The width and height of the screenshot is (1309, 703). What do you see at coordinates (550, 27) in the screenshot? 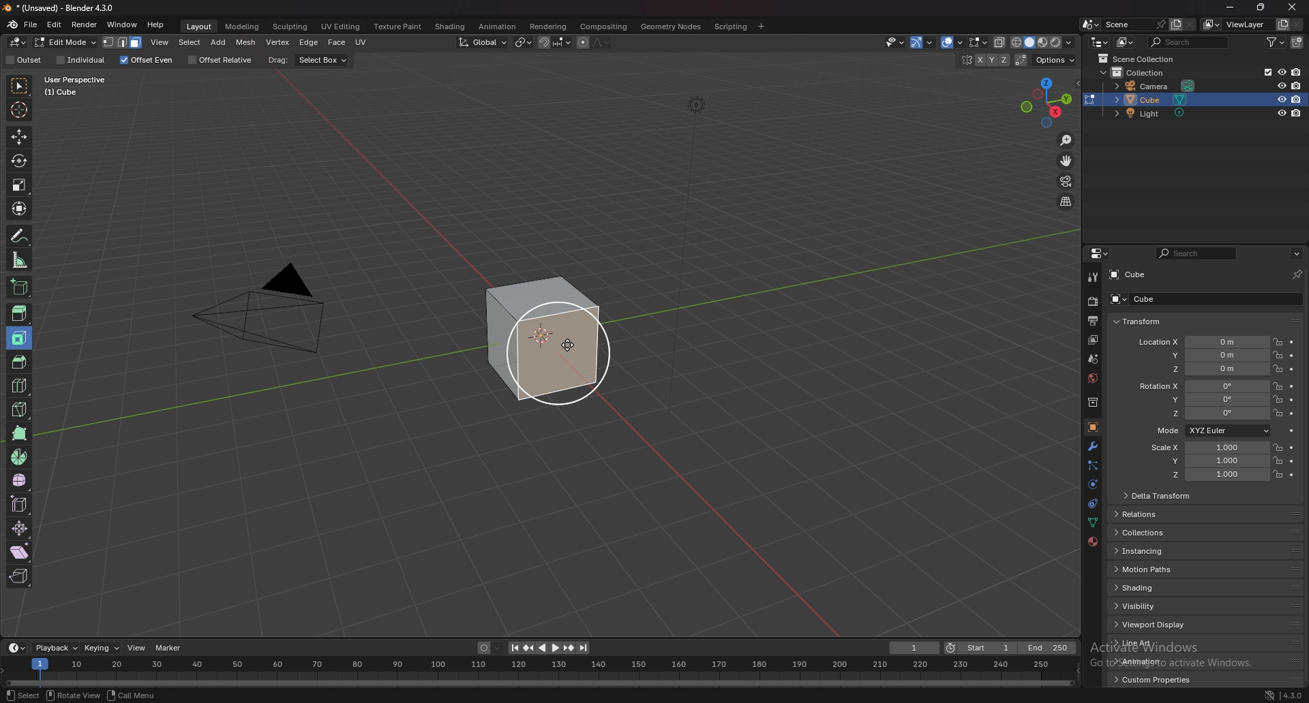
I see `rendering` at bounding box center [550, 27].